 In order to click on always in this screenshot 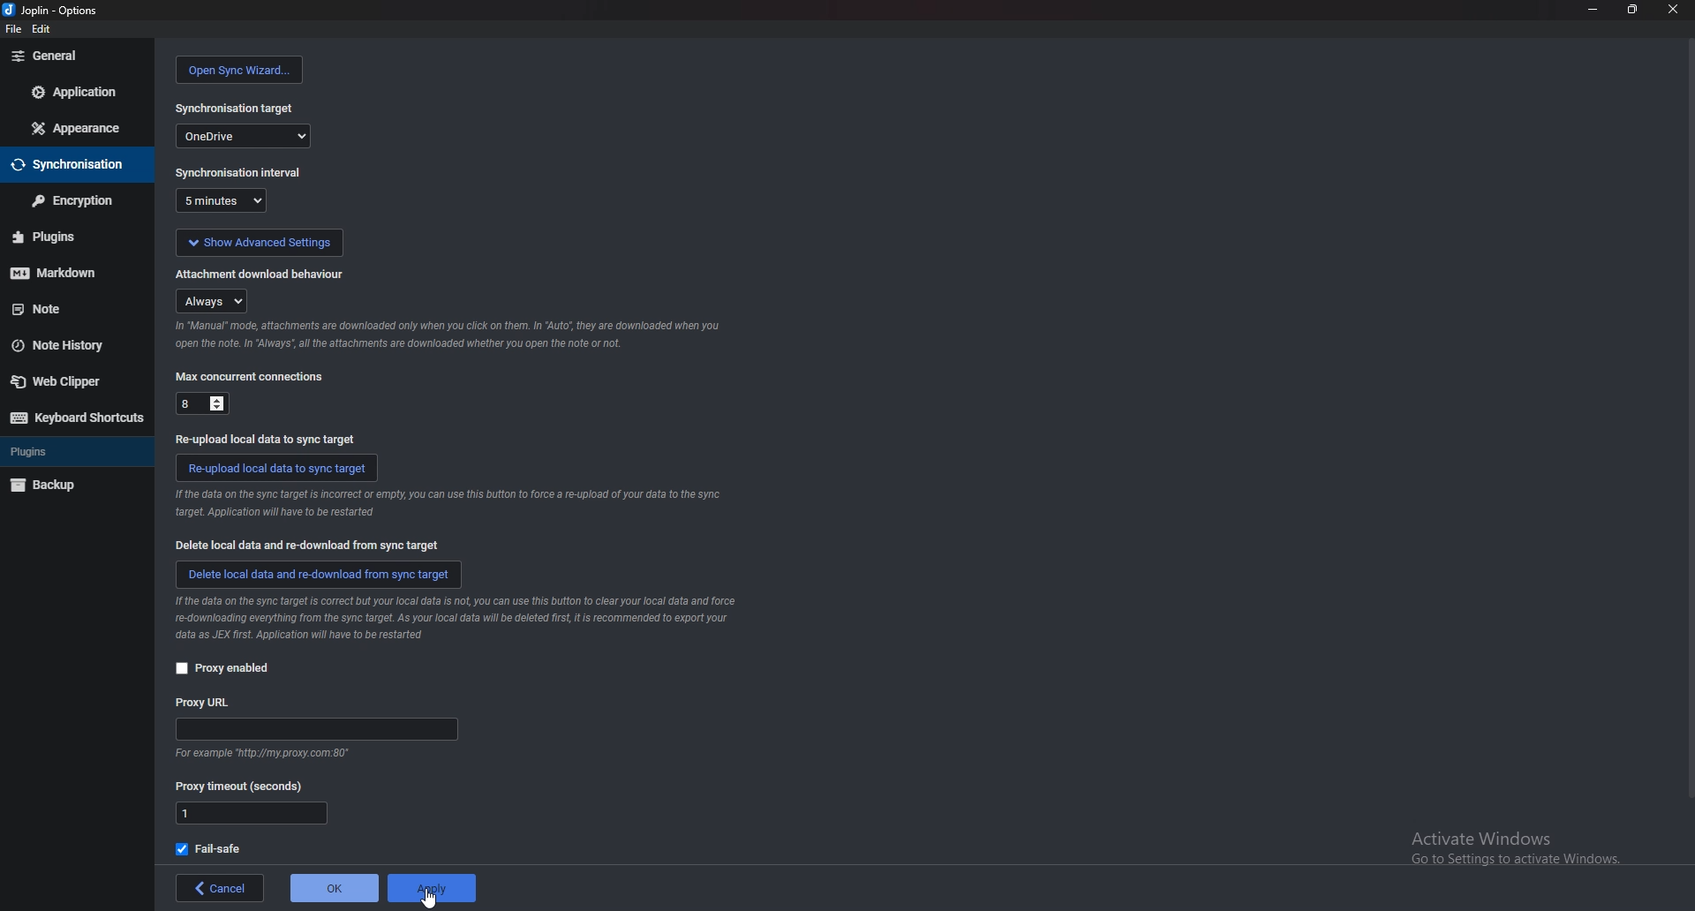, I will do `click(210, 300)`.